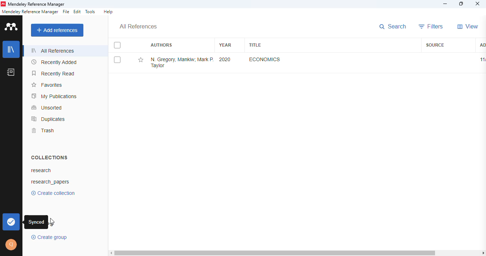 This screenshot has height=256, width=486. I want to click on research, so click(42, 171).